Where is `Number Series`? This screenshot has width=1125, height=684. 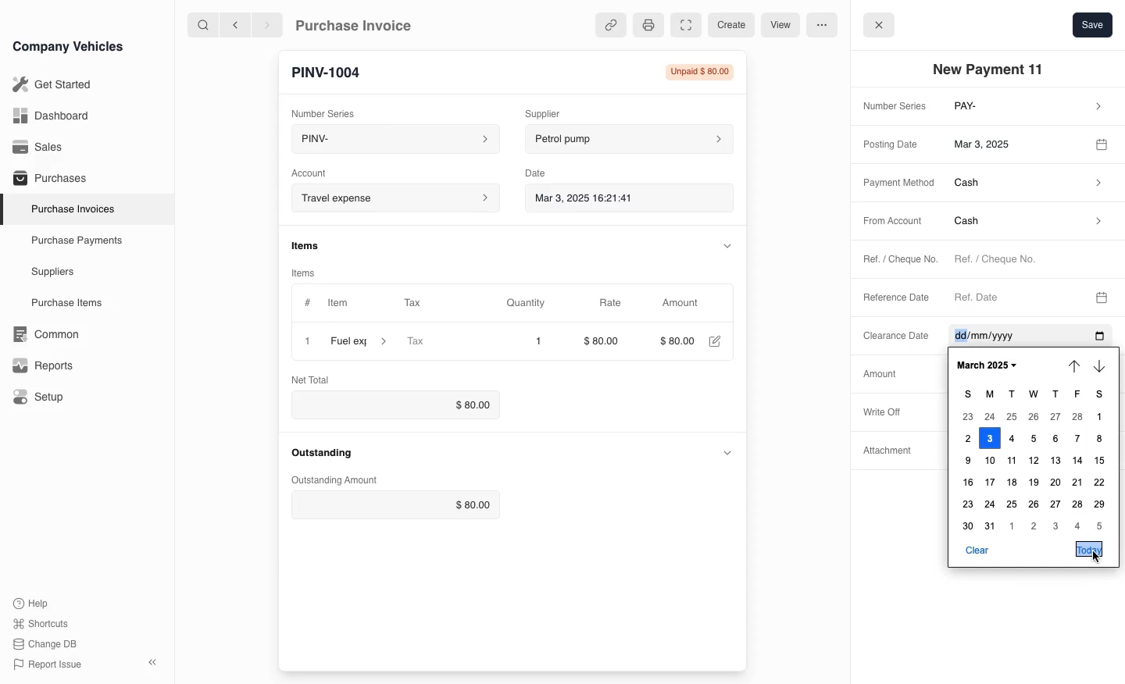 Number Series is located at coordinates (891, 107).